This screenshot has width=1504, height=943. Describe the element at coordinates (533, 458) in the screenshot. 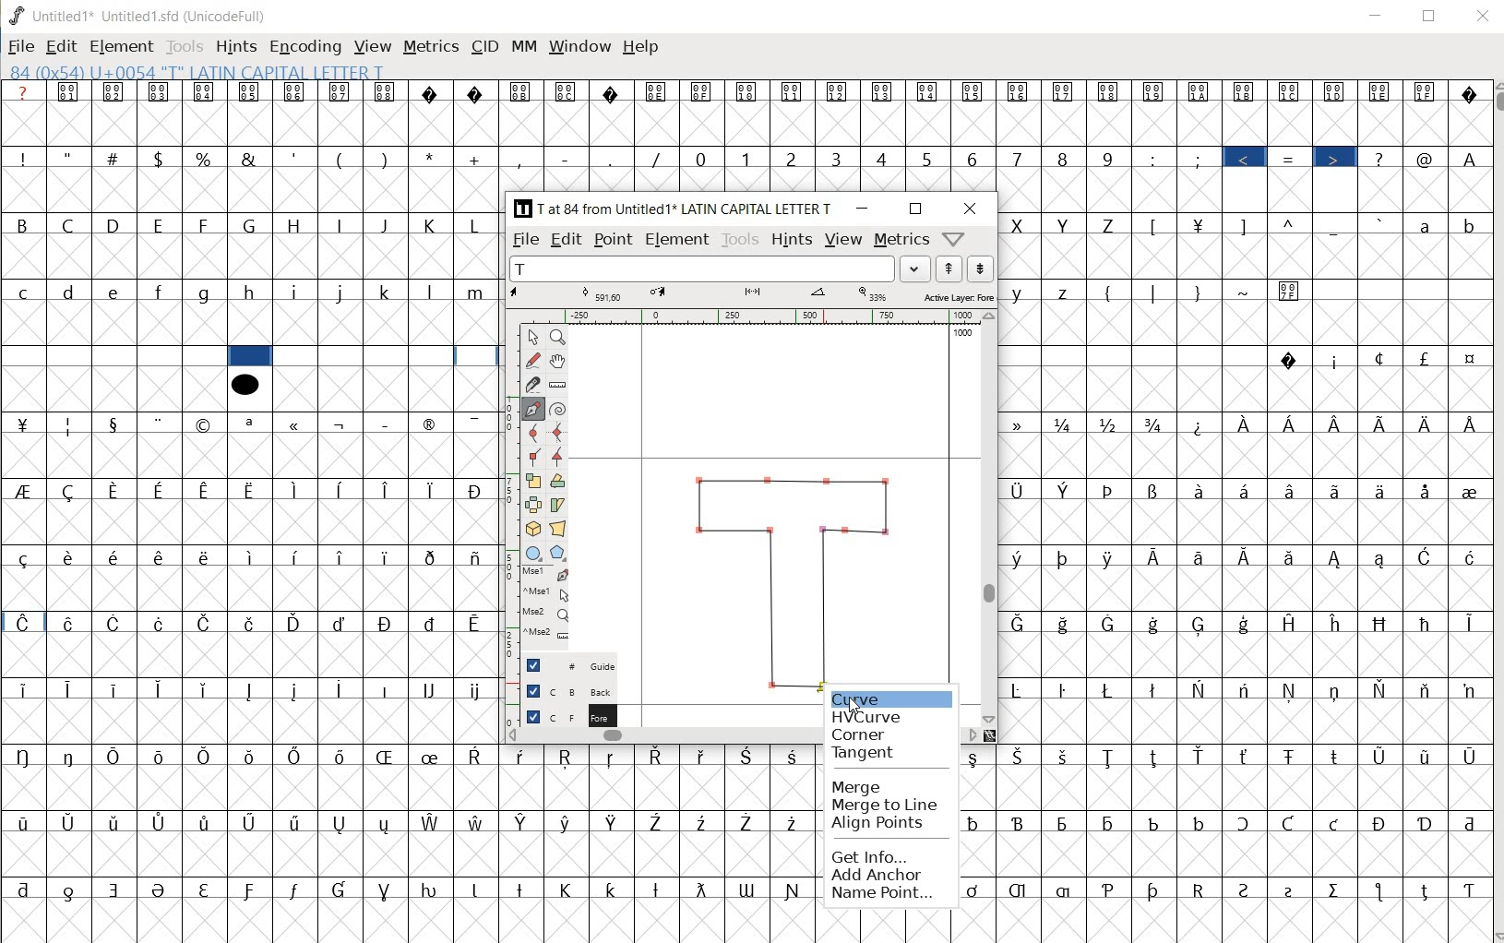

I see `corner` at that location.